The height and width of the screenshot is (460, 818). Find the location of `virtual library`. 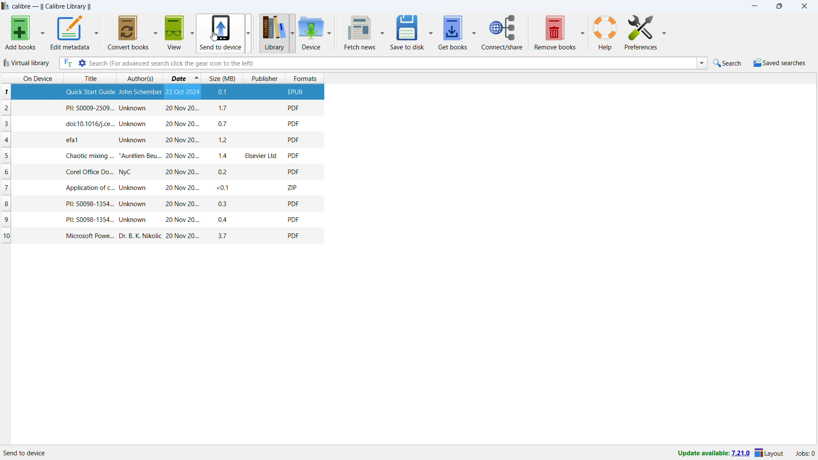

virtual library is located at coordinates (27, 63).